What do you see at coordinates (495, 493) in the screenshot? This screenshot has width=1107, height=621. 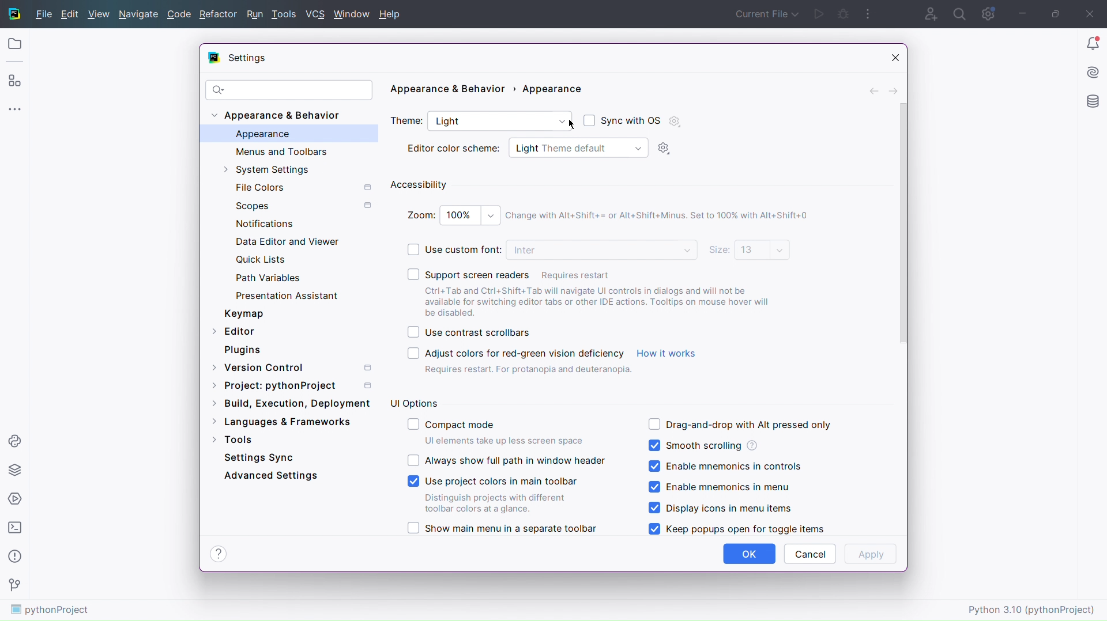 I see `Use project colors in main toolbar` at bounding box center [495, 493].